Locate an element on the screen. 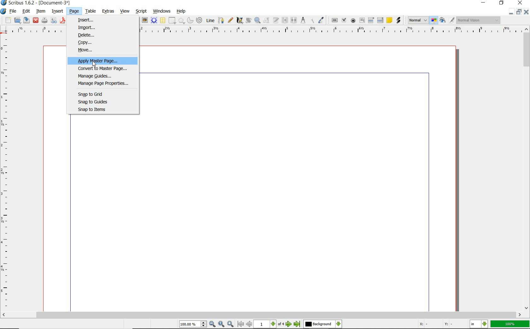 This screenshot has height=329, width=530. Cursor Position is located at coordinates (94, 64).